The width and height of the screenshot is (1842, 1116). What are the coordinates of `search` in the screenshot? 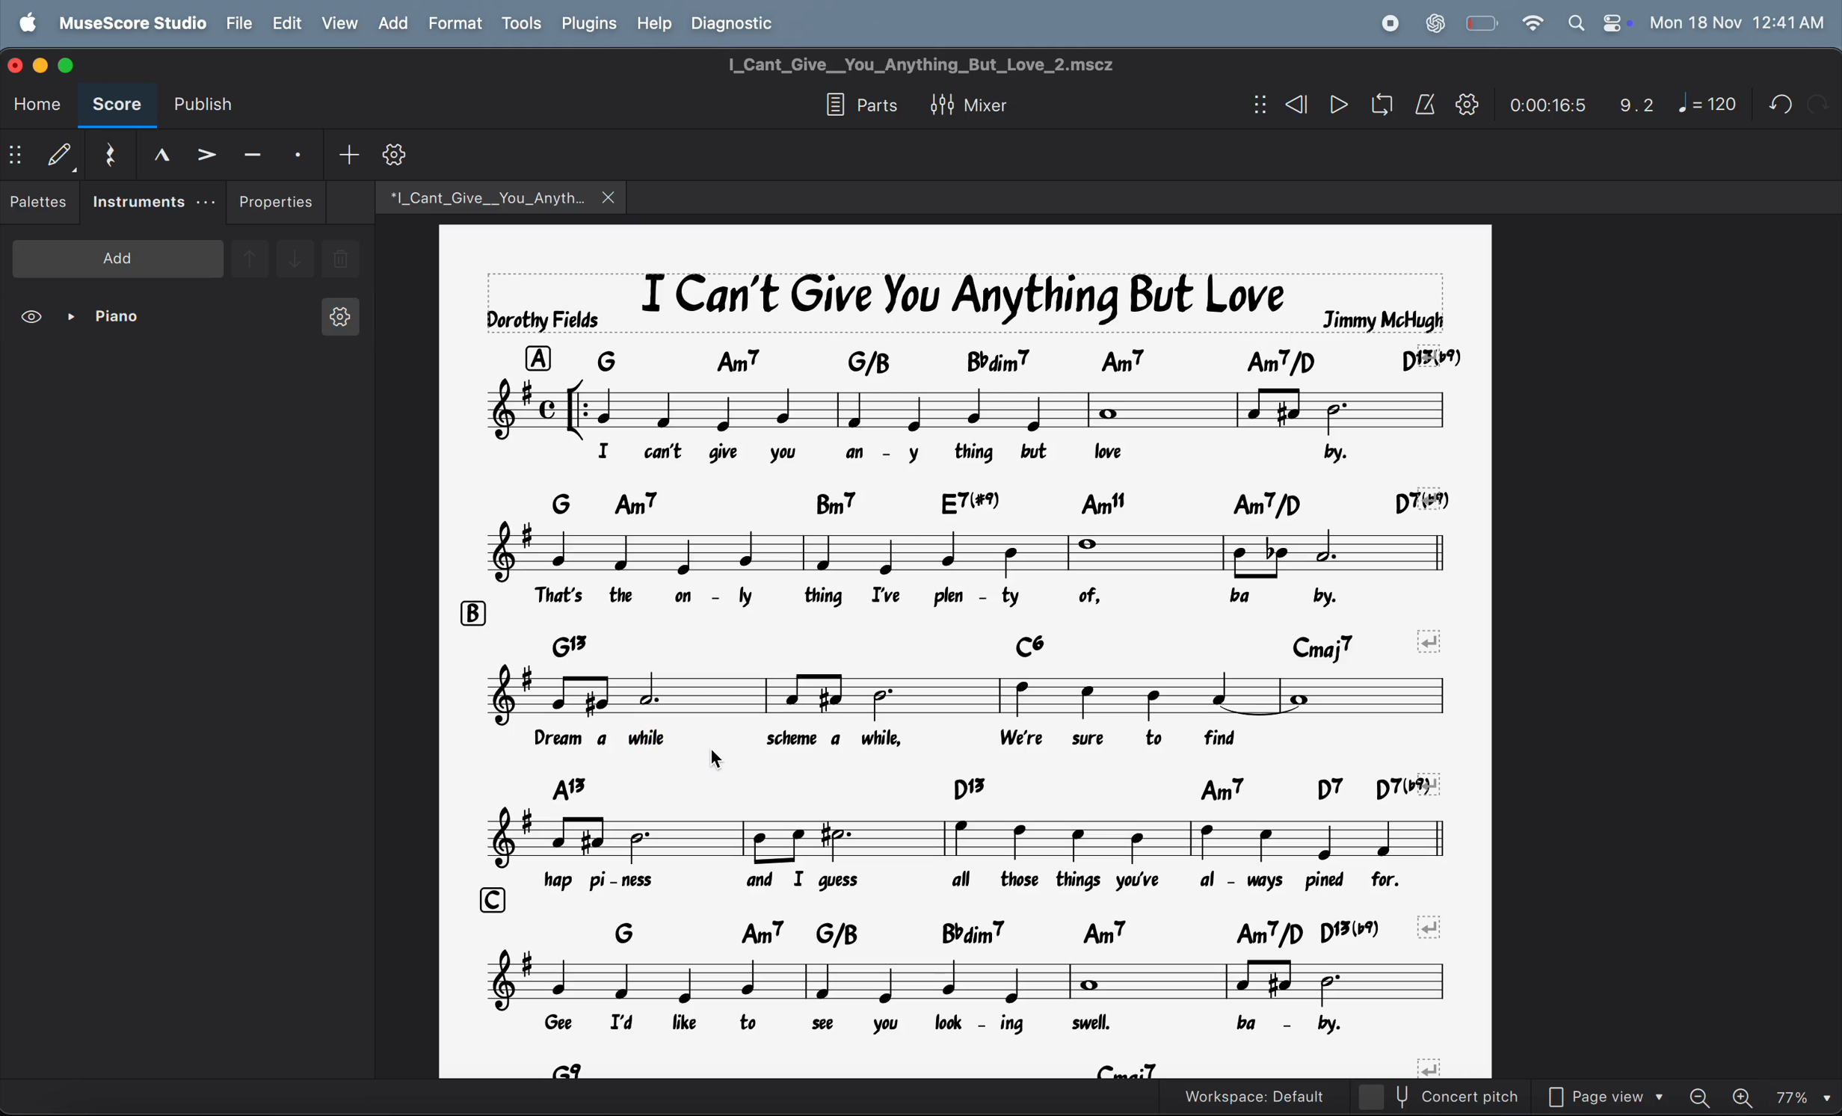 It's located at (1571, 22).